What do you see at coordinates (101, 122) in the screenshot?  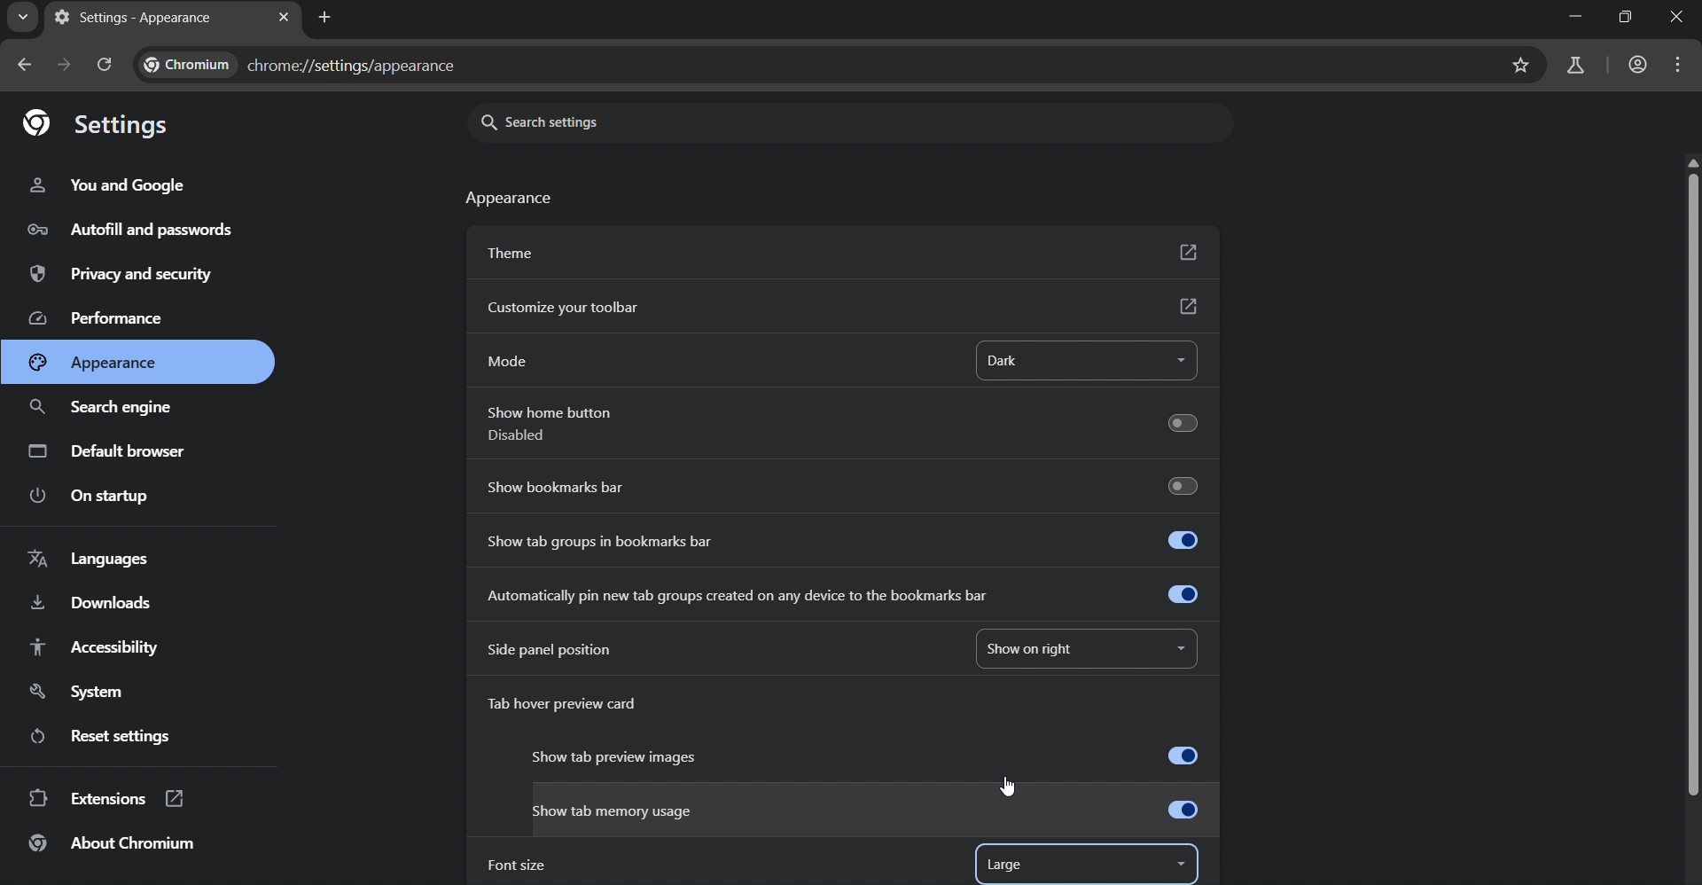 I see `settings` at bounding box center [101, 122].